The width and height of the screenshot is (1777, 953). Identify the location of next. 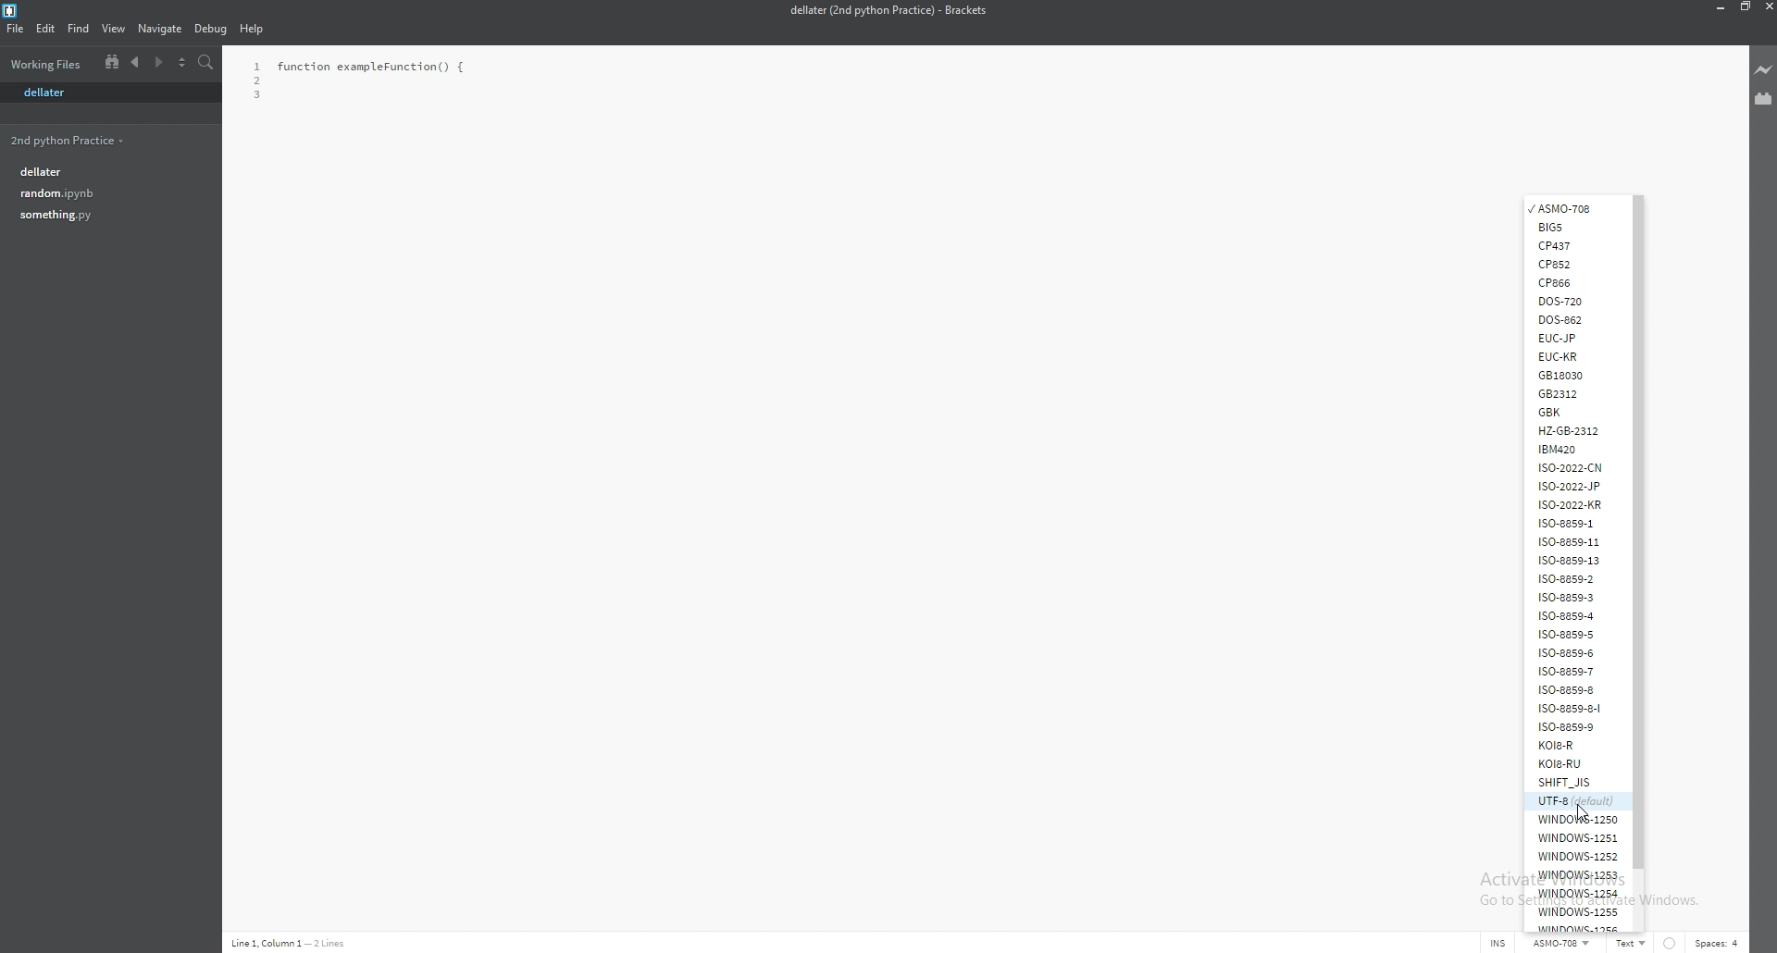
(158, 64).